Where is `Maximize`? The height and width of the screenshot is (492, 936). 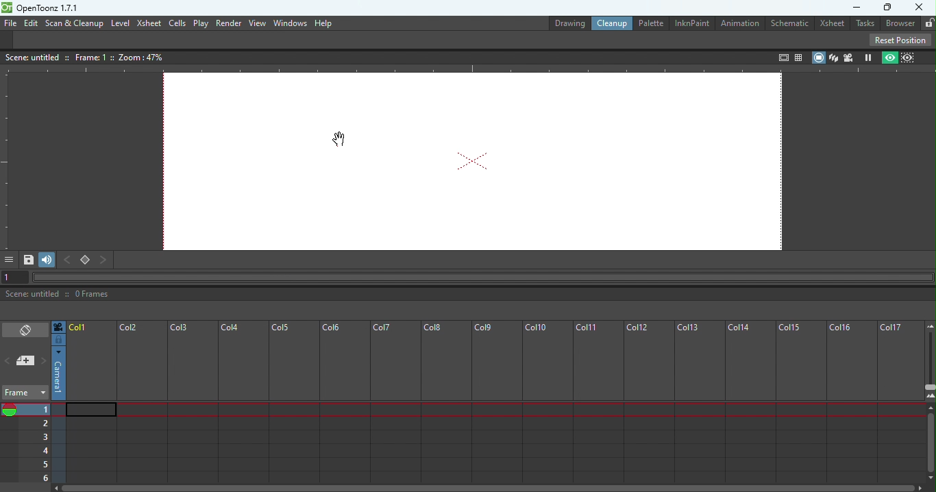
Maximize is located at coordinates (888, 8).